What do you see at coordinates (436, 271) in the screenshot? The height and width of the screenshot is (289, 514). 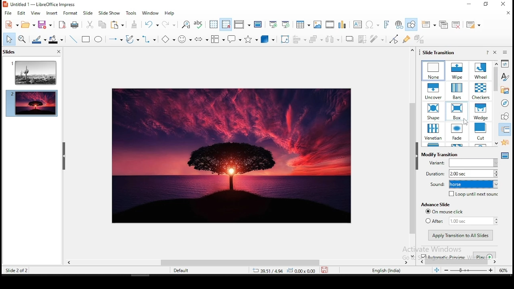 I see `fit to width` at bounding box center [436, 271].